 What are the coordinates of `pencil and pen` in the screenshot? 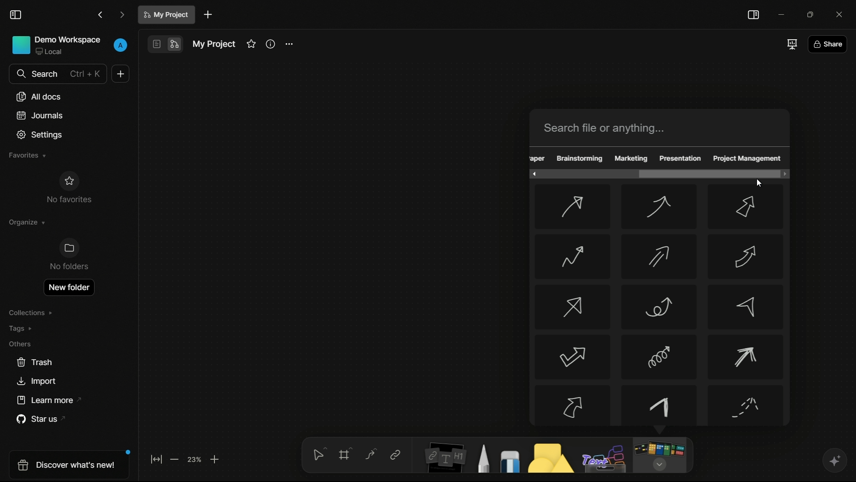 It's located at (482, 458).